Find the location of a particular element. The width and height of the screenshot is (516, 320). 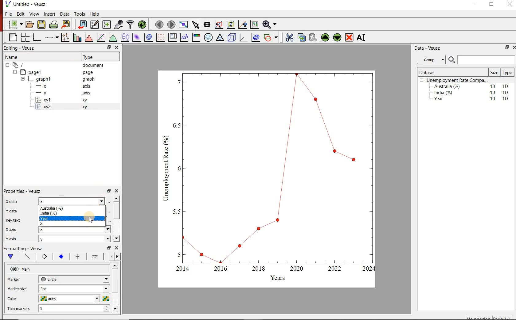

image color bar is located at coordinates (196, 38).